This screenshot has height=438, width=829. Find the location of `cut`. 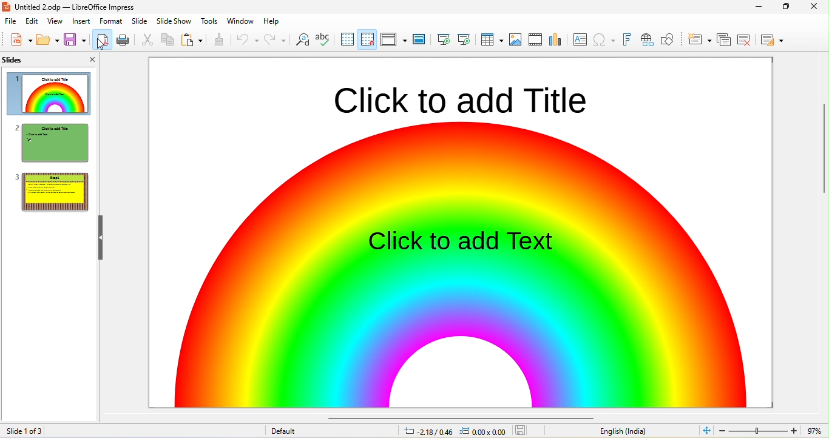

cut is located at coordinates (147, 39).